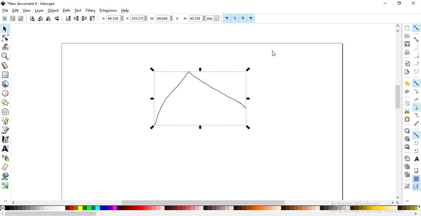  Describe the element at coordinates (407, 72) in the screenshot. I see `export this document` at that location.